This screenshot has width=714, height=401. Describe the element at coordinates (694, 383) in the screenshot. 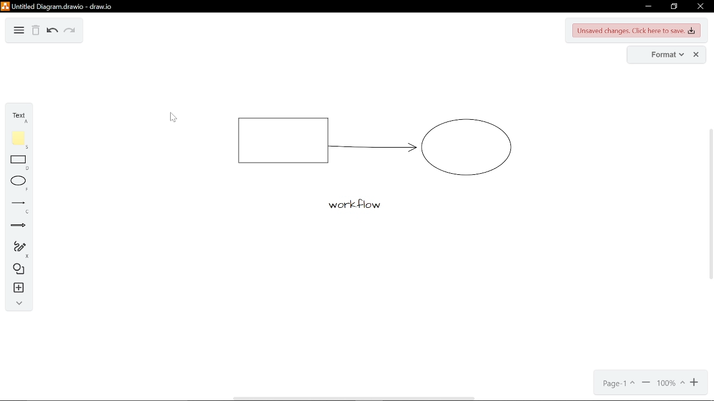

I see `zoom out` at that location.